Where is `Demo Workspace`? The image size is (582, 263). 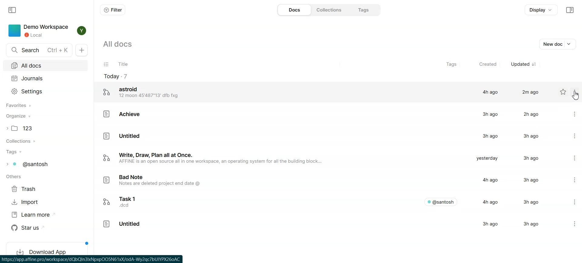
Demo Workspace is located at coordinates (38, 31).